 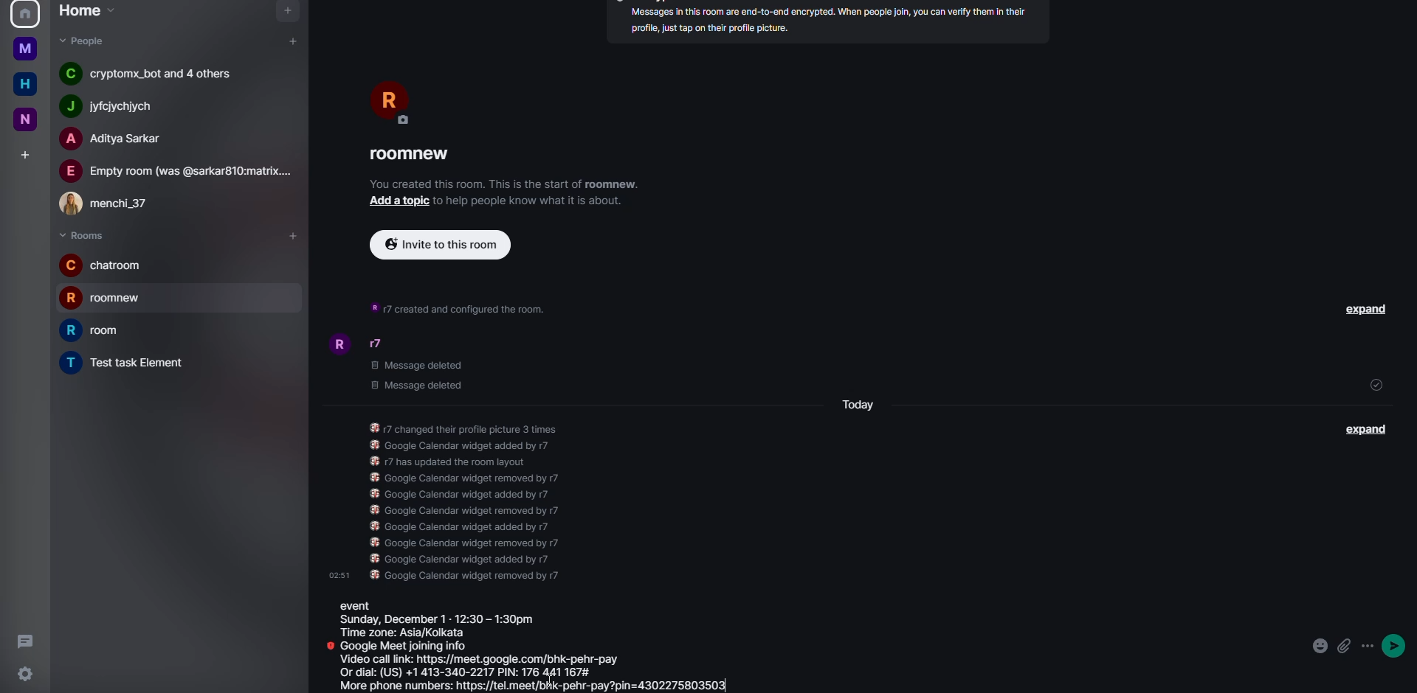 I want to click on people, so click(x=179, y=171).